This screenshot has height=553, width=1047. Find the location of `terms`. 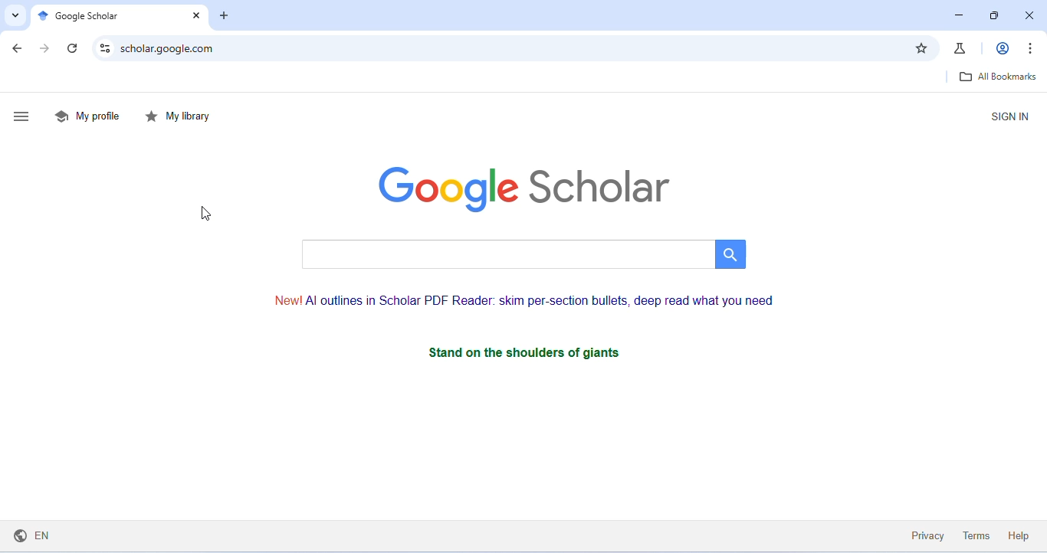

terms is located at coordinates (974, 534).